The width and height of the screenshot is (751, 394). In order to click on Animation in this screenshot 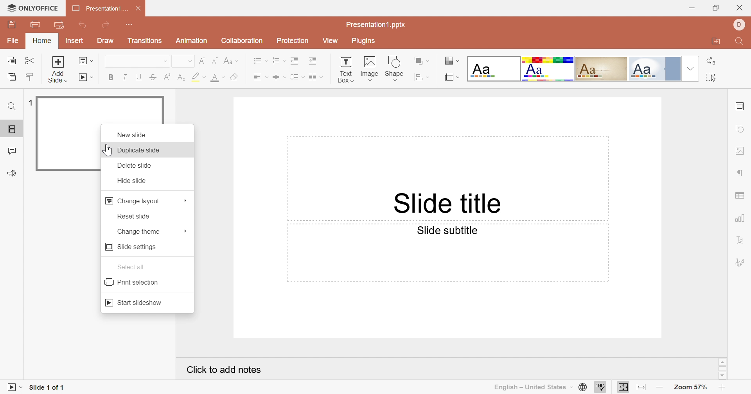, I will do `click(193, 41)`.